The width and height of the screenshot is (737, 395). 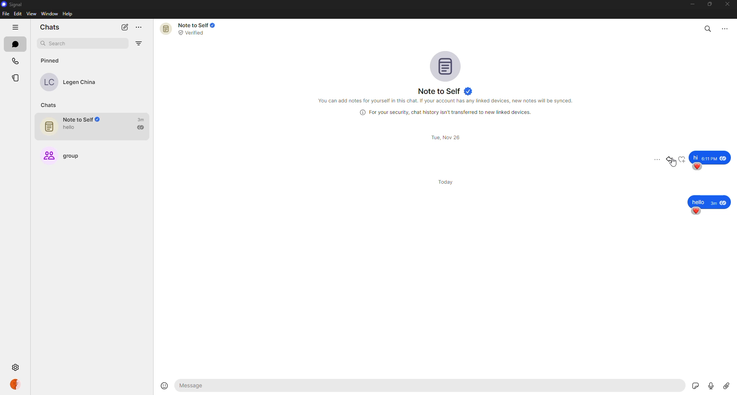 I want to click on stories, so click(x=17, y=77).